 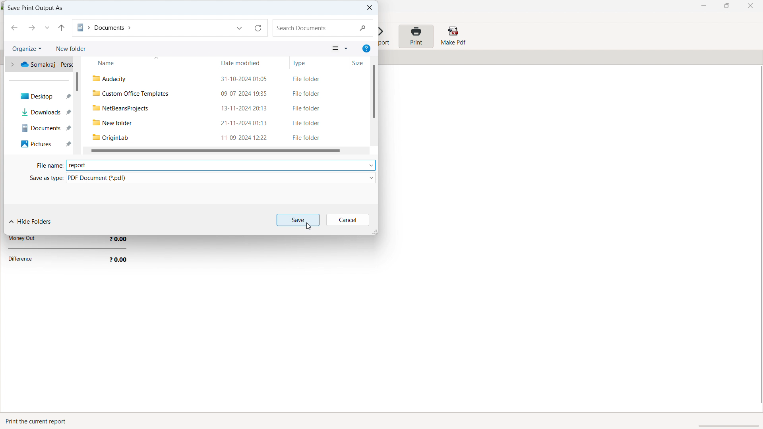 What do you see at coordinates (254, 63) in the screenshot?
I see `date modified` at bounding box center [254, 63].